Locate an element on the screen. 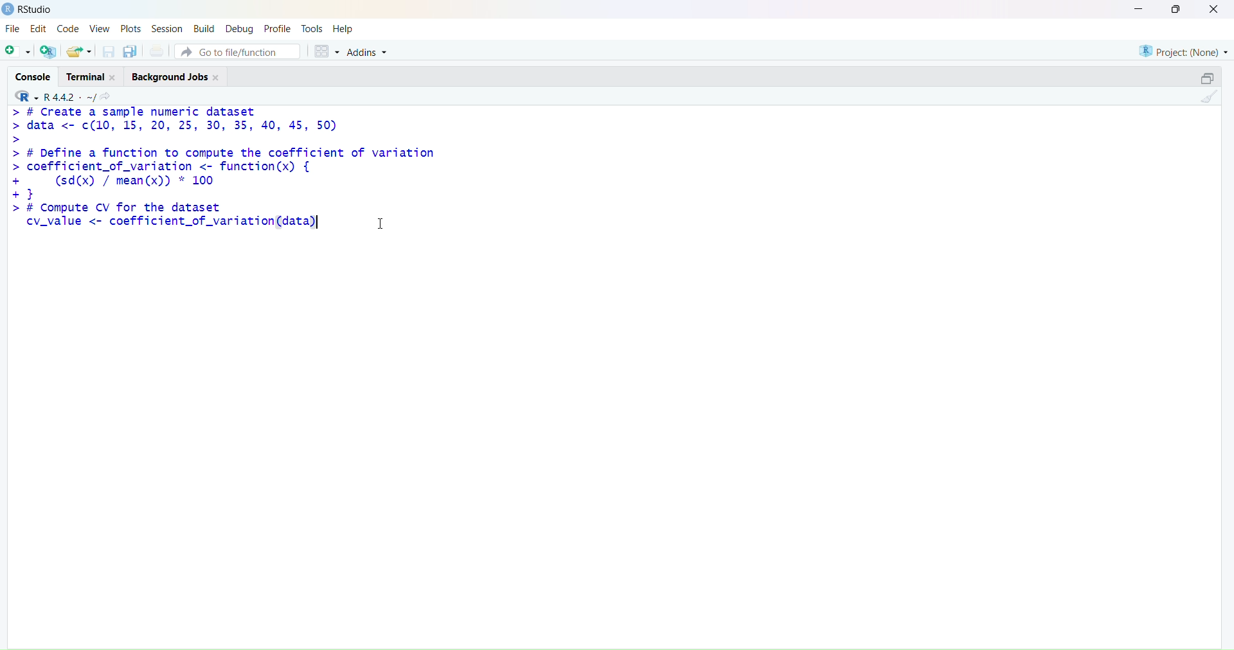 The width and height of the screenshot is (1234, 650). session is located at coordinates (167, 29).